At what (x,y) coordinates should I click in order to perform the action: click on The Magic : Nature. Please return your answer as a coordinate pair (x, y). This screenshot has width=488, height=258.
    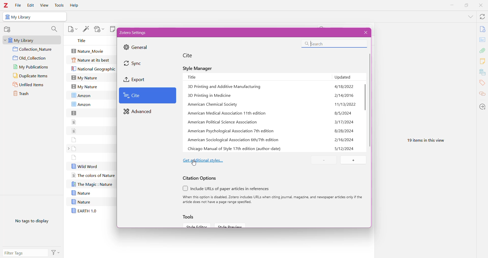
    Looking at the image, I should click on (92, 184).